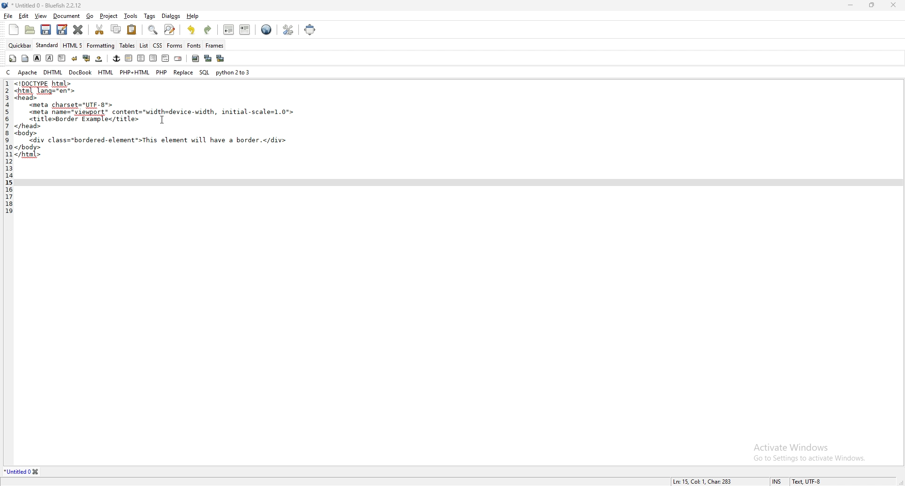 Image resolution: width=905 pixels, height=486 pixels. I want to click on insert image, so click(196, 58).